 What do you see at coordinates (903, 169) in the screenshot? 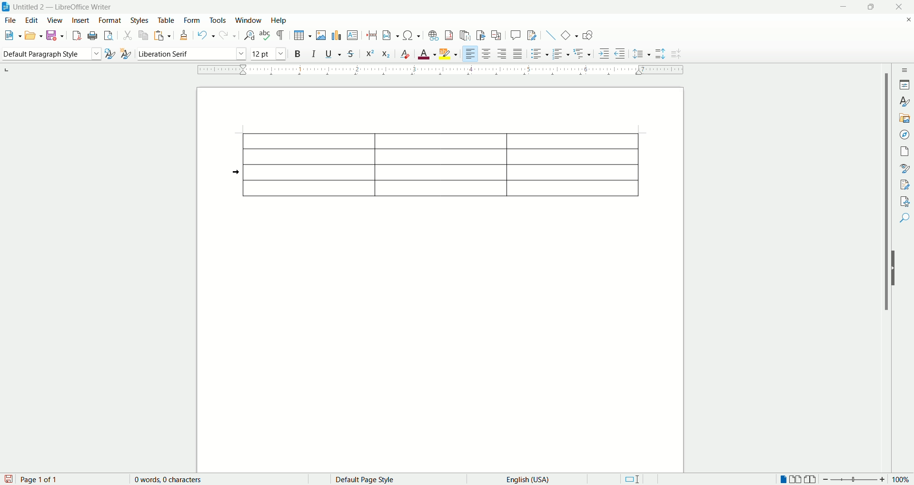
I see `style police` at bounding box center [903, 169].